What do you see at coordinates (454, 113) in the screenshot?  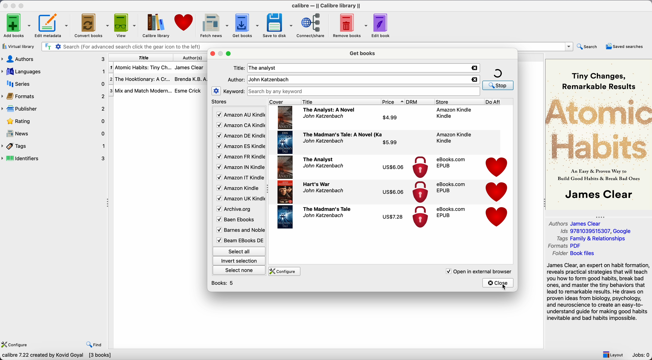 I see `Amazon Kindle` at bounding box center [454, 113].